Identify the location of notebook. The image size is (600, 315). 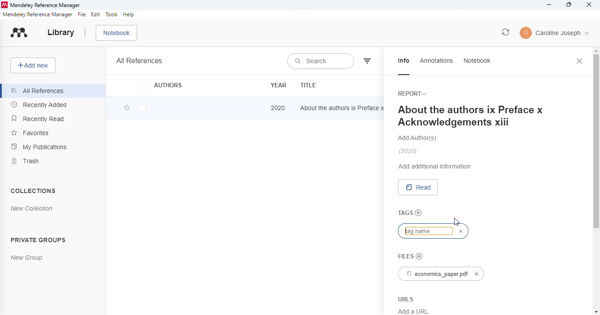
(477, 60).